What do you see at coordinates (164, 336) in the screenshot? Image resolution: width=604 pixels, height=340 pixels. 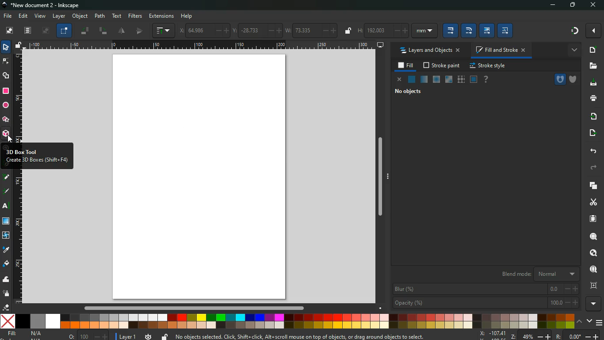 I see `unlock` at bounding box center [164, 336].